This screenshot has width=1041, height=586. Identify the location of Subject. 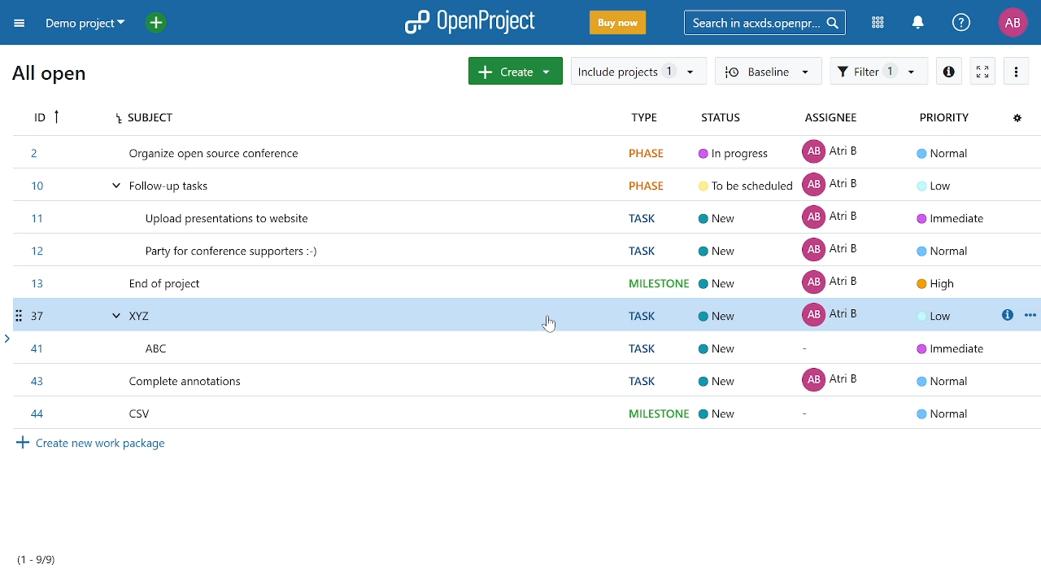
(351, 118).